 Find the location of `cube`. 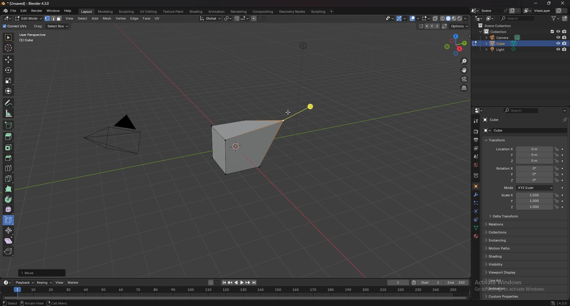

cube is located at coordinates (521, 43).